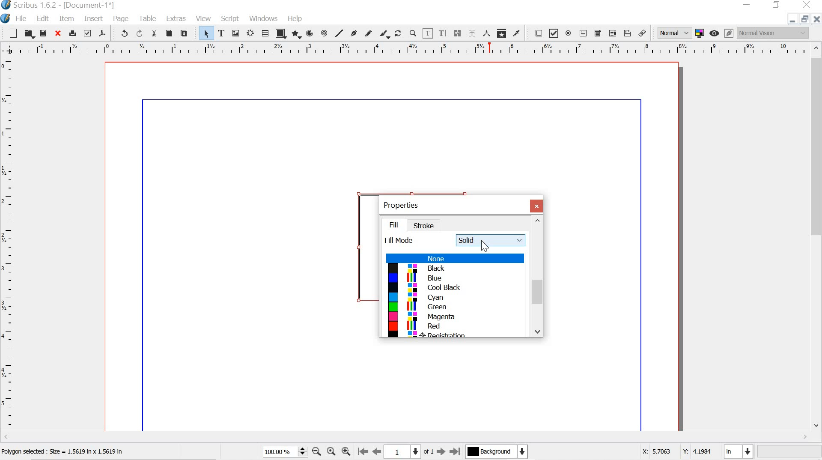  Describe the element at coordinates (123, 34) in the screenshot. I see `undo` at that location.